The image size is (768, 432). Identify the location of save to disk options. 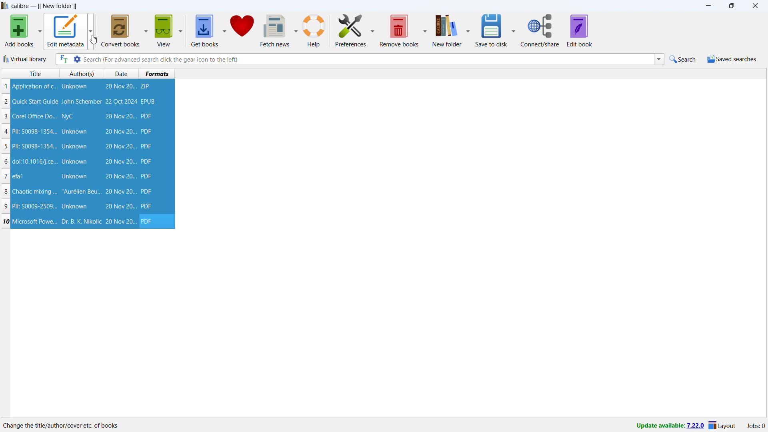
(514, 30).